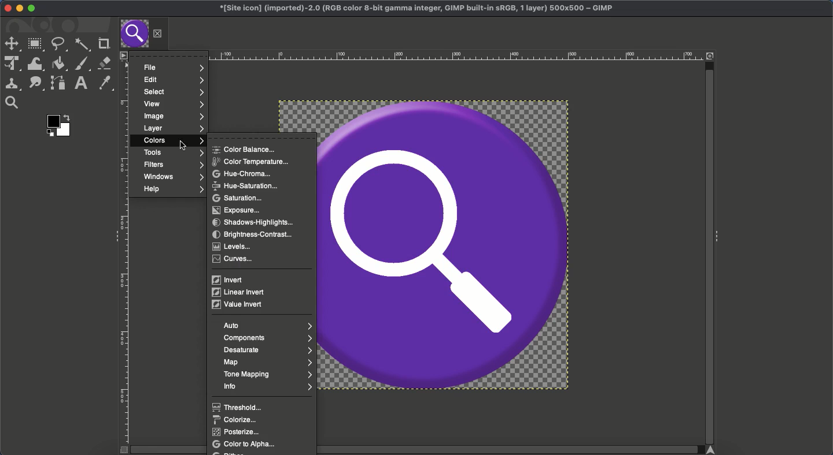  I want to click on Invert, so click(226, 281).